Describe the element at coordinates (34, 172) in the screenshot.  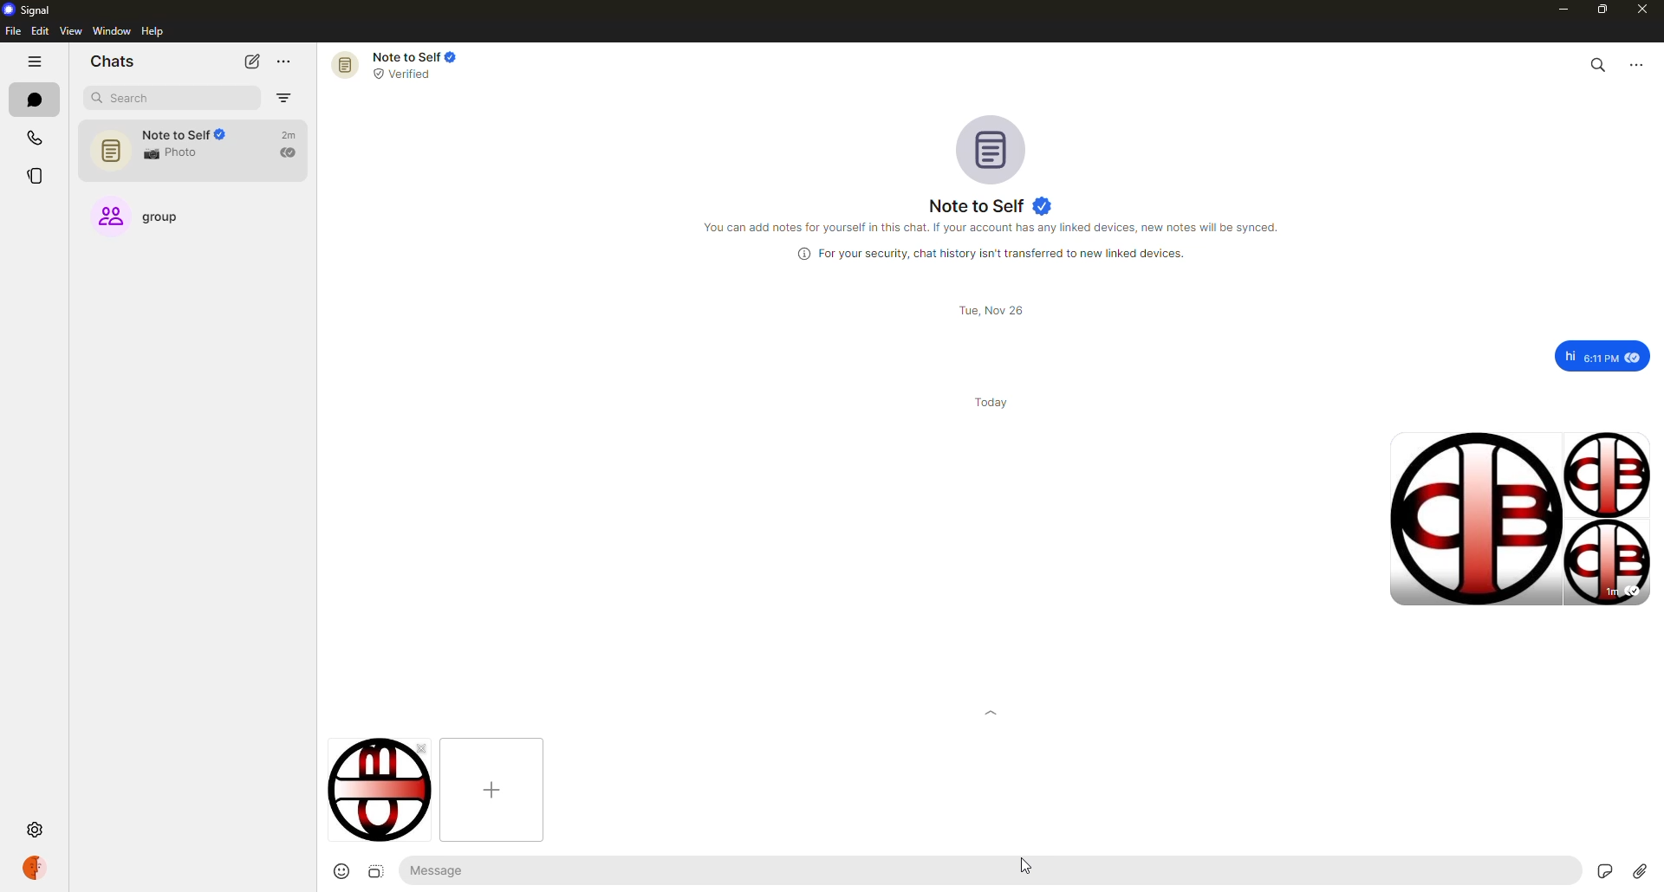
I see `stories` at that location.